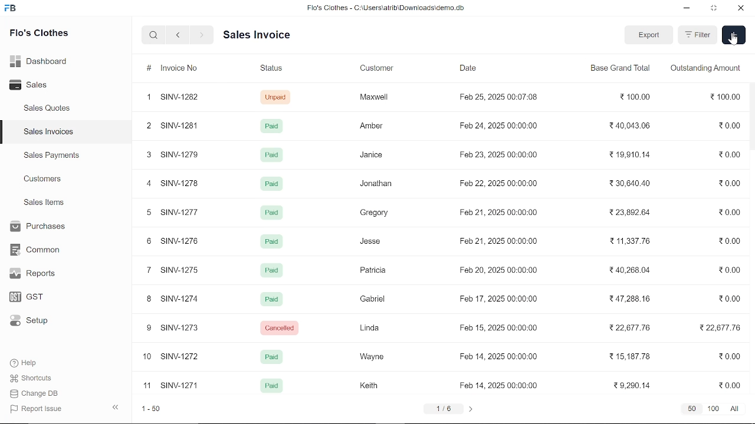 The image size is (755, 424). Describe the element at coordinates (444, 410) in the screenshot. I see `1/6` at that location.